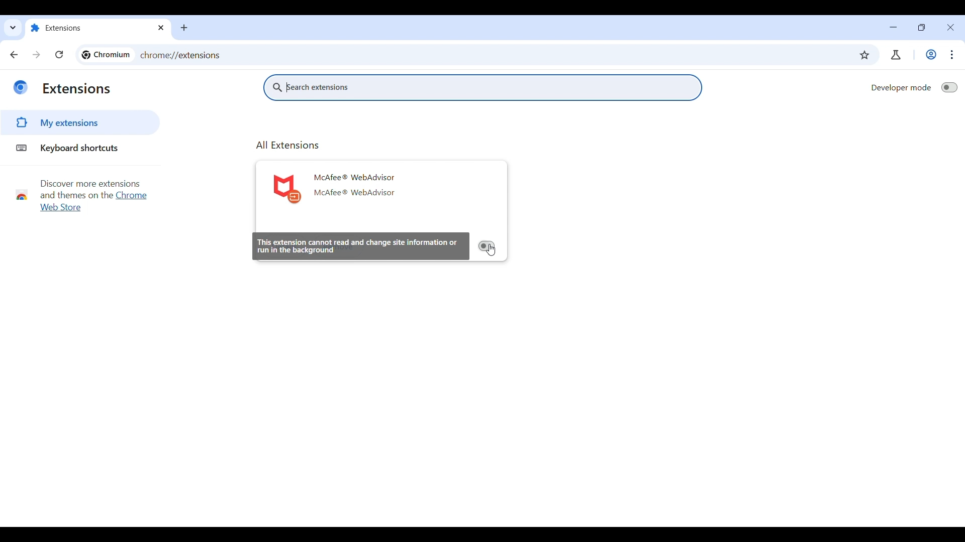 The width and height of the screenshot is (965, 542). Describe the element at coordinates (931, 54) in the screenshot. I see `Work` at that location.